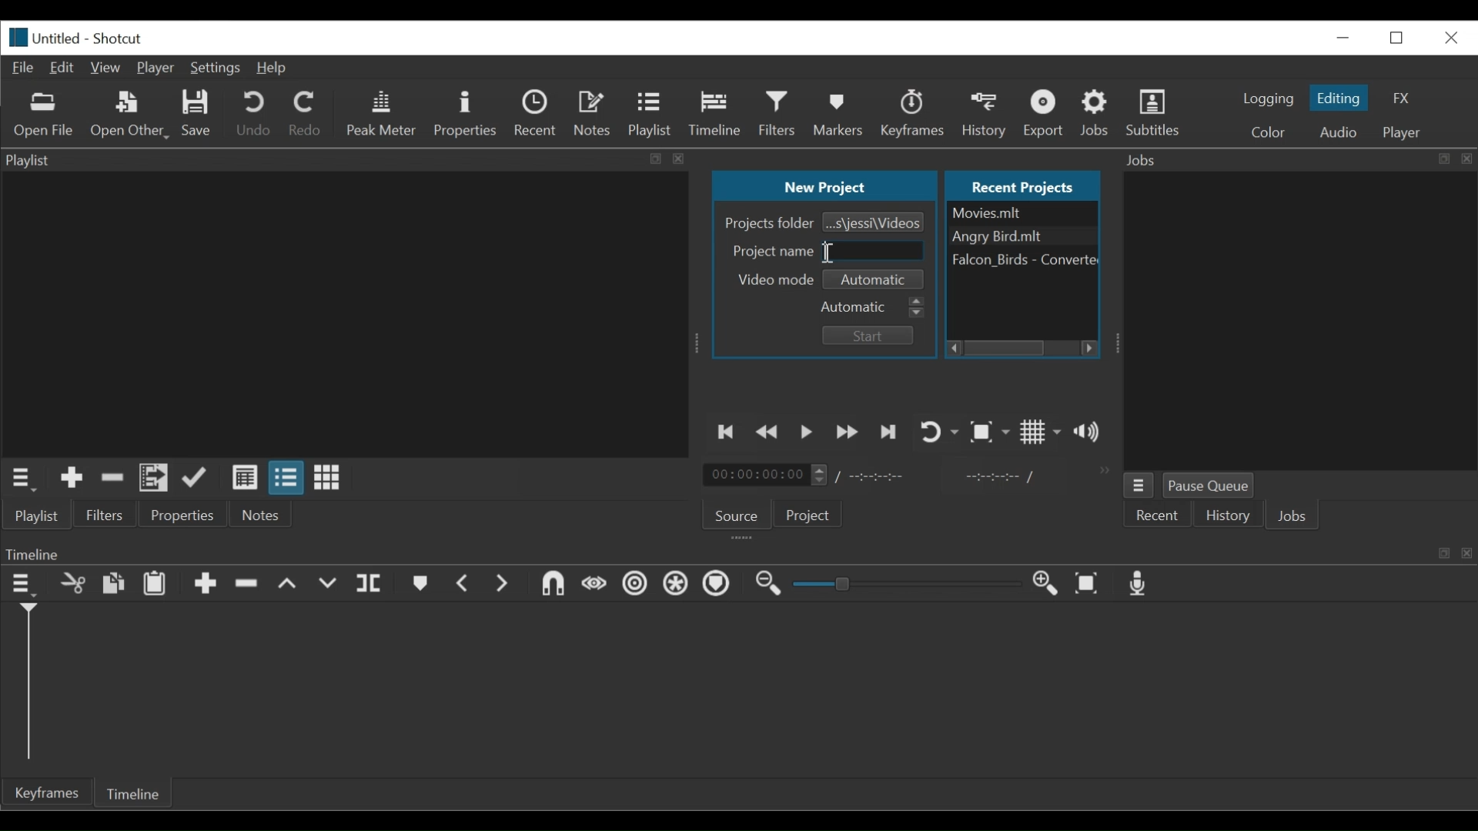 This screenshot has width=1478, height=831. Describe the element at coordinates (1340, 98) in the screenshot. I see `Editing` at that location.